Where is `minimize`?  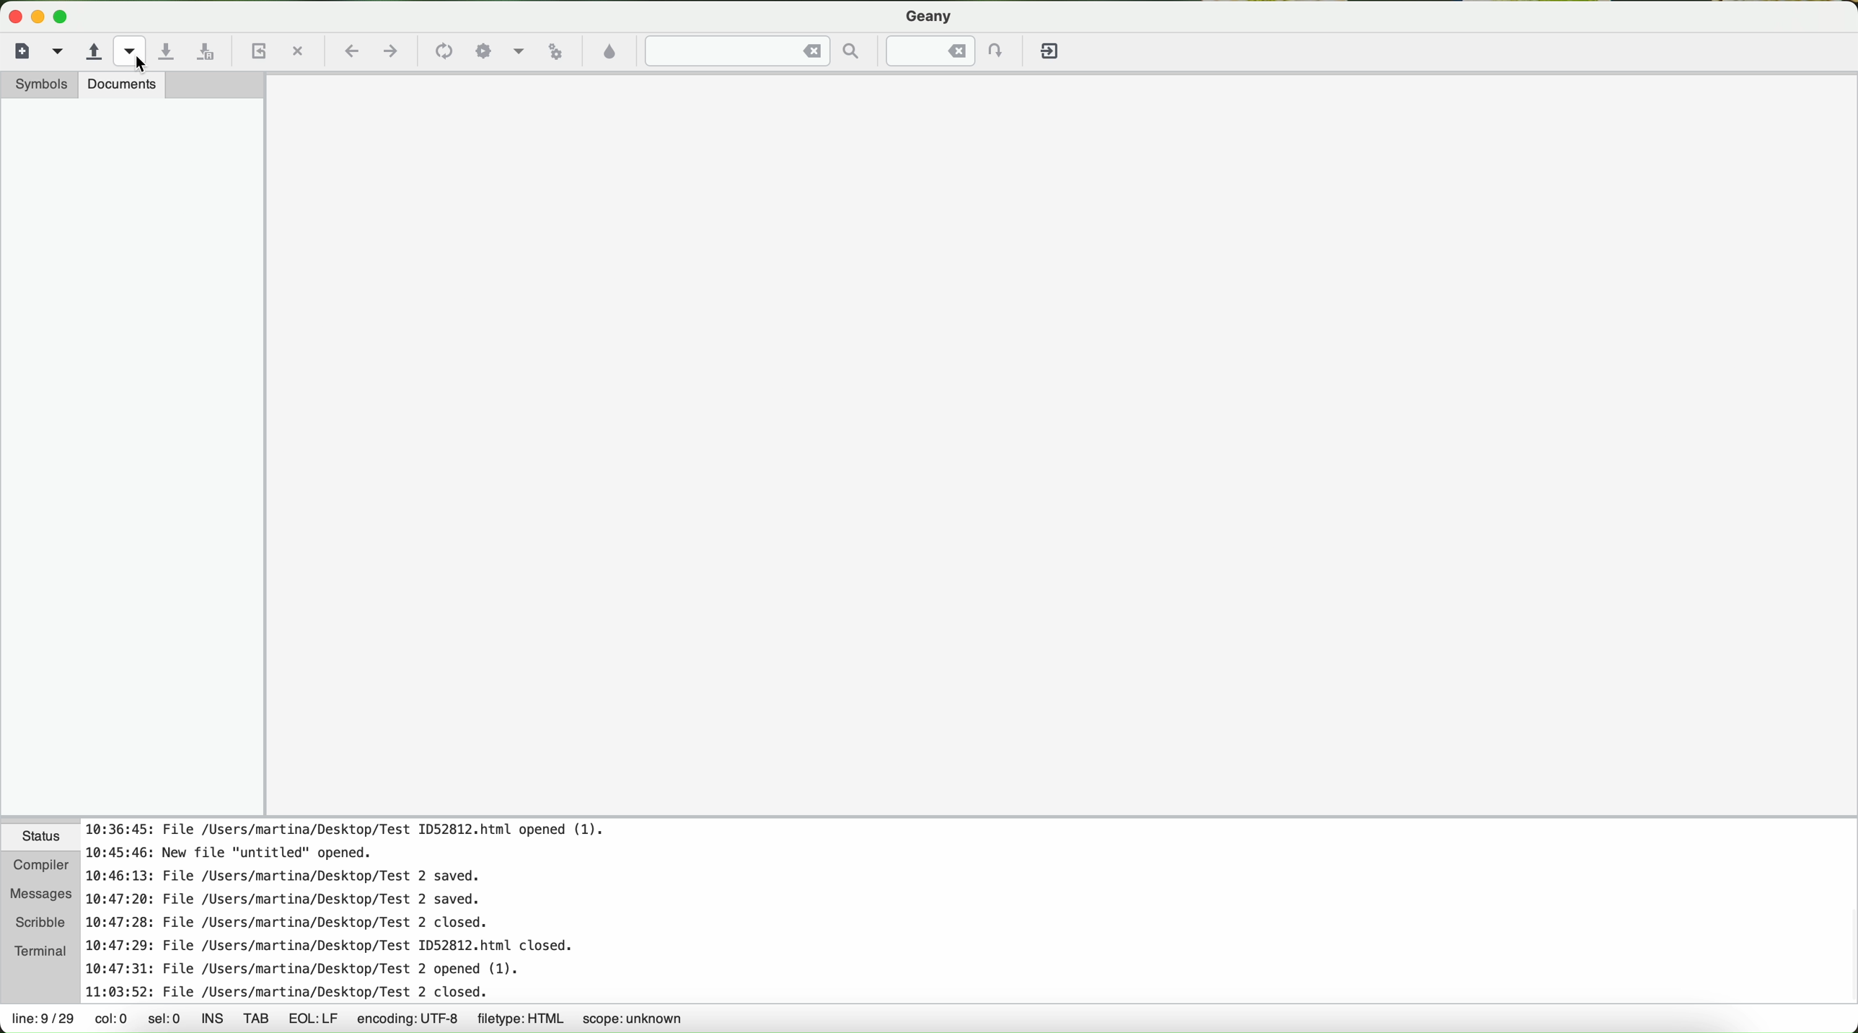 minimize is located at coordinates (38, 17).